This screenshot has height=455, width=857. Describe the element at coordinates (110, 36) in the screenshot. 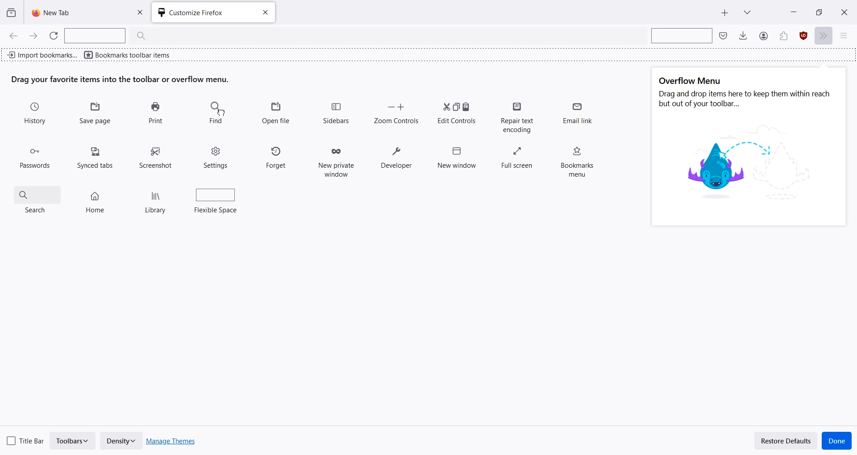

I see `Search Bar` at that location.